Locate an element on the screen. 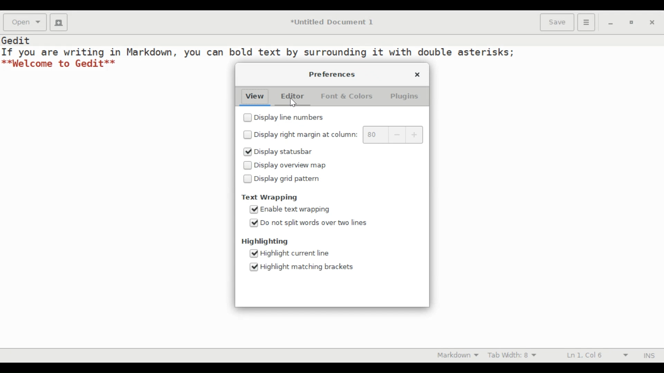 The width and height of the screenshot is (664, 373). Checked Checkbox is located at coordinates (253, 223).